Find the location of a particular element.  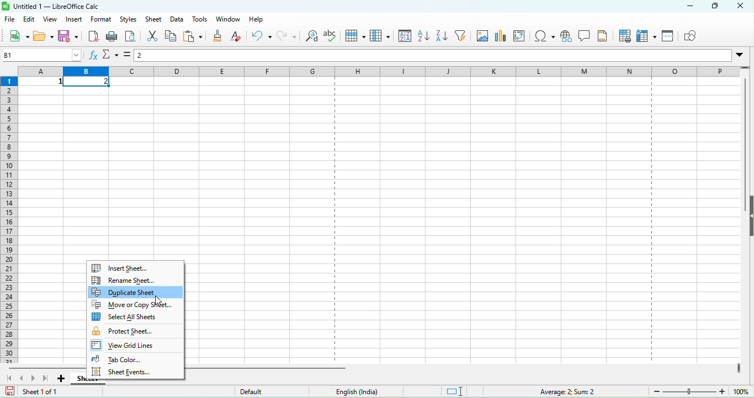

redo is located at coordinates (289, 37).